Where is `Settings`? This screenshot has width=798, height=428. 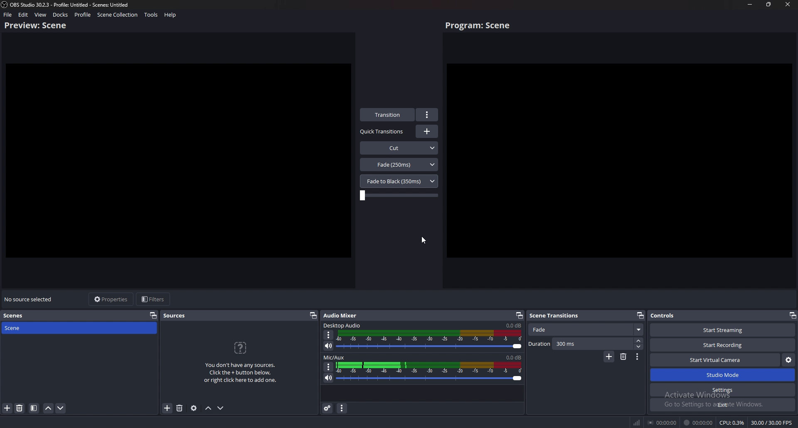 Settings is located at coordinates (723, 390).